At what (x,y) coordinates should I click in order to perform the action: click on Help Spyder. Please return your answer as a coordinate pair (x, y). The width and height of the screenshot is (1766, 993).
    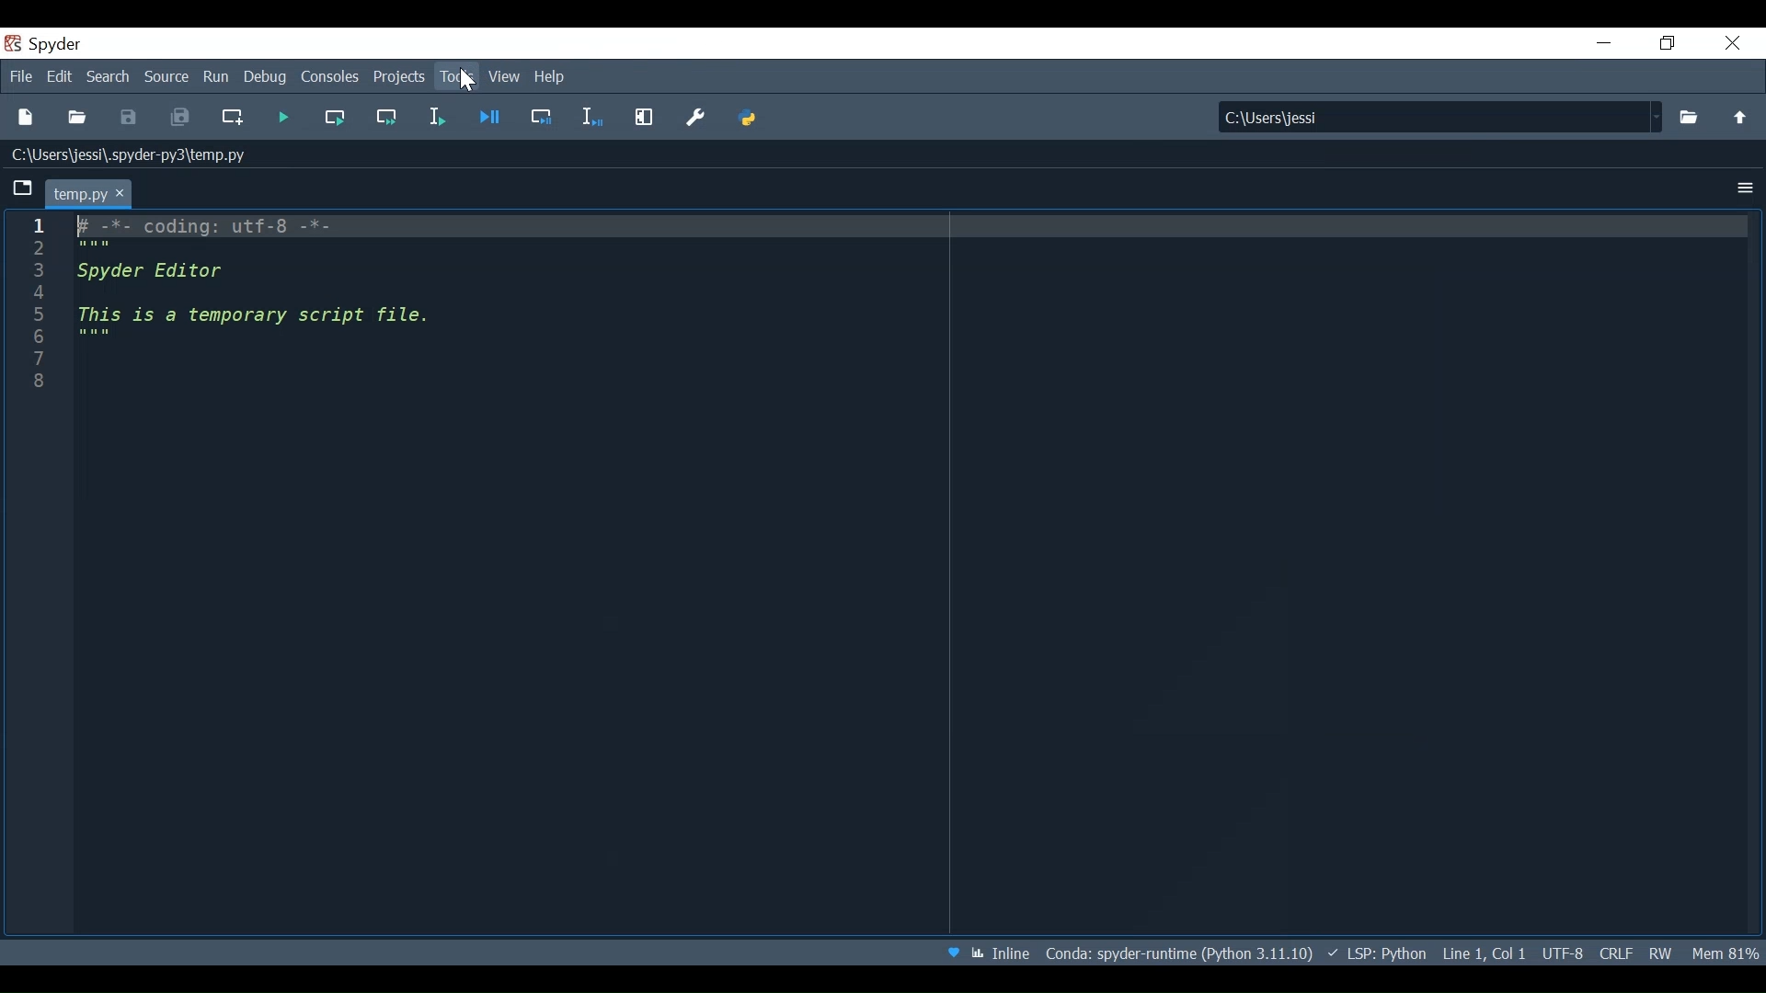
    Looking at the image, I should click on (953, 953).